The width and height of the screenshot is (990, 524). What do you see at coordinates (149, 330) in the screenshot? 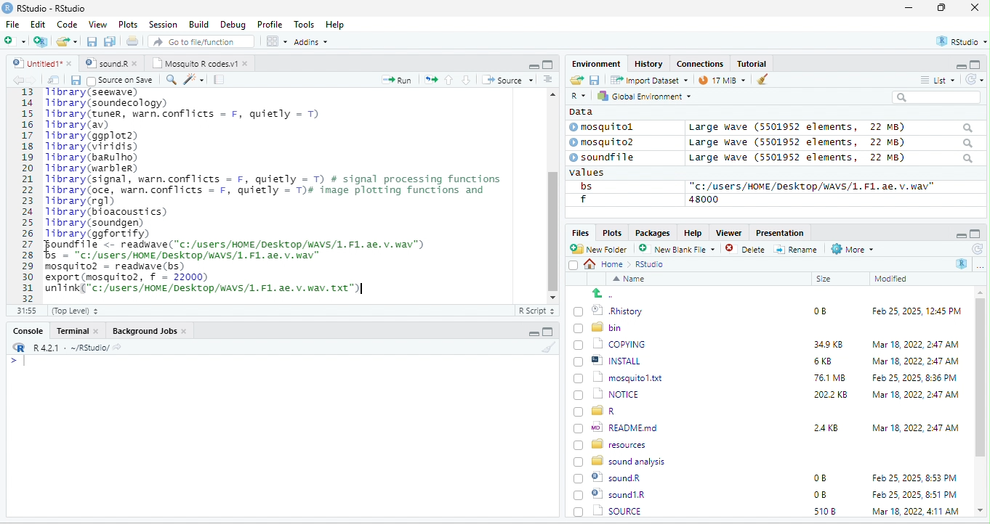
I see `Background Jobs` at bounding box center [149, 330].